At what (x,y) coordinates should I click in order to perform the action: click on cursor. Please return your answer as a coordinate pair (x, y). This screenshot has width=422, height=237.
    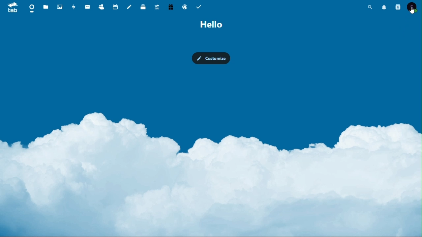
    Looking at the image, I should click on (412, 10).